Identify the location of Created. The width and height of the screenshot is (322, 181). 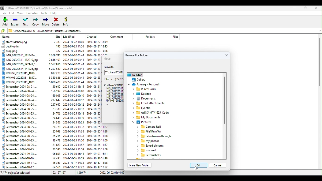
(94, 36).